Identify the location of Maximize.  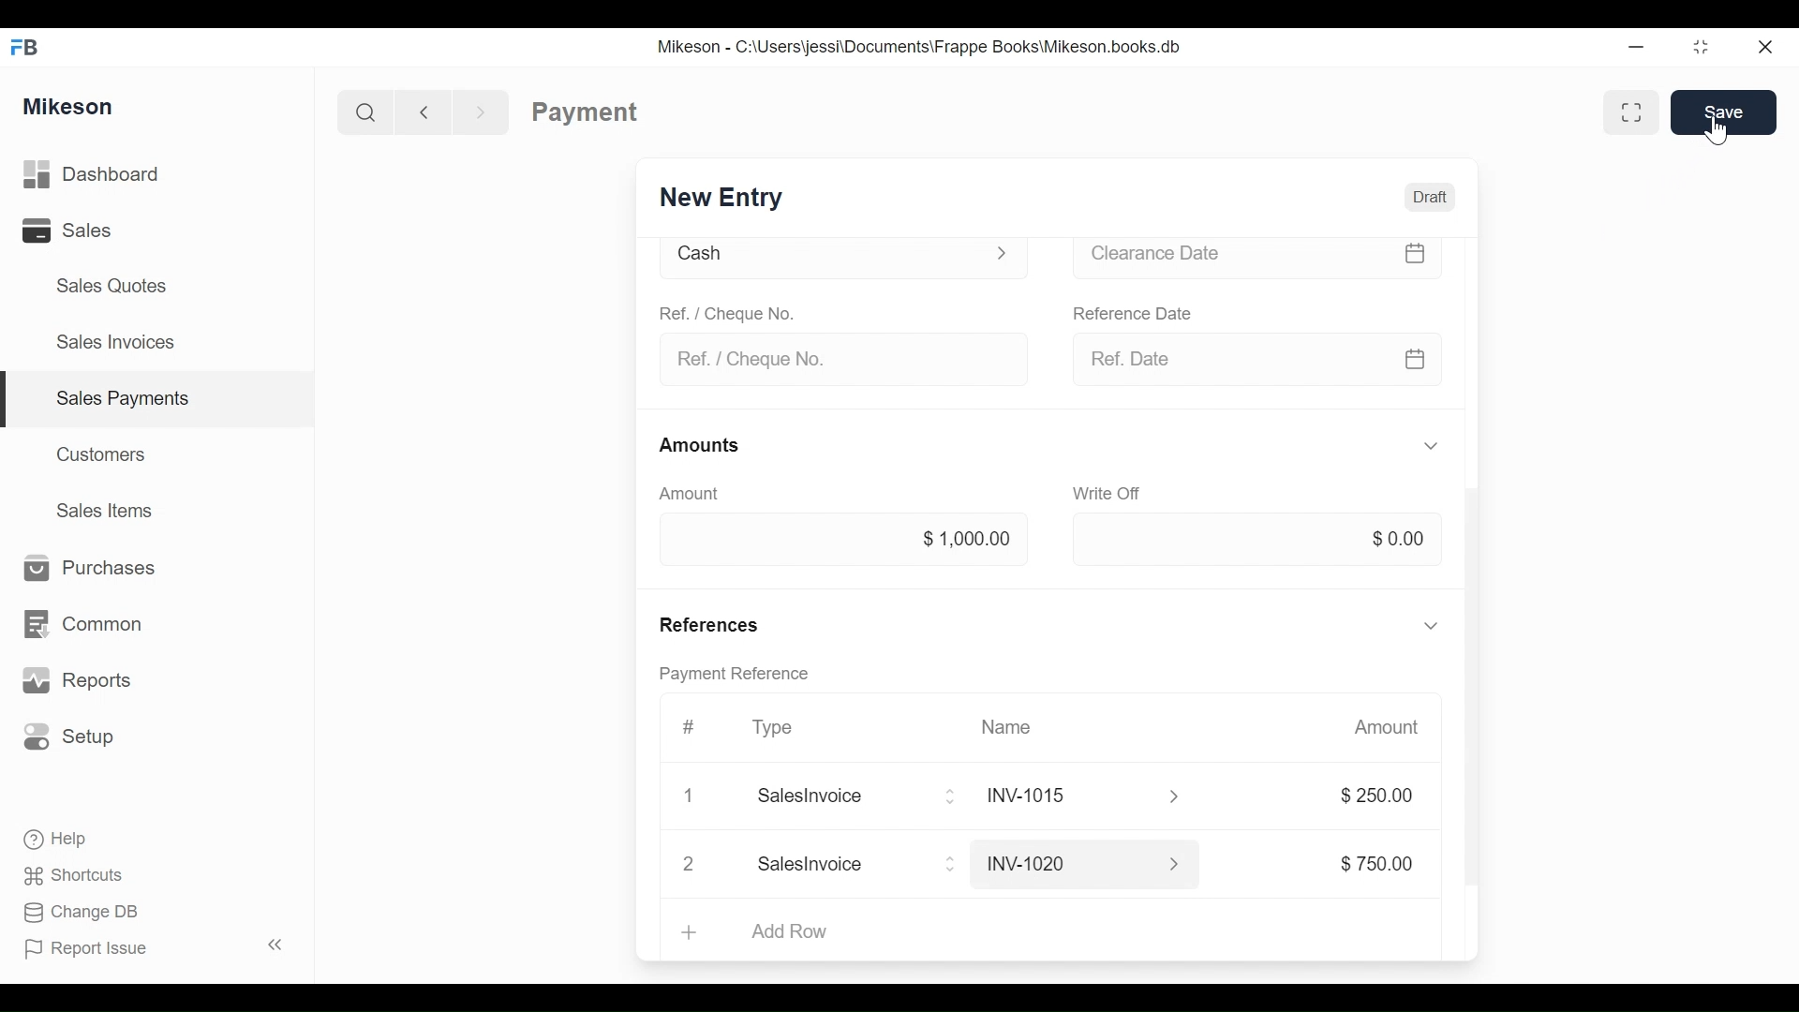
(1698, 50).